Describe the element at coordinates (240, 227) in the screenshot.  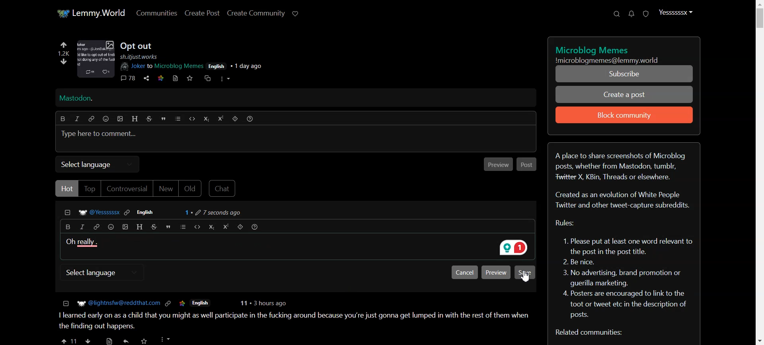
I see `Spoiler` at that location.